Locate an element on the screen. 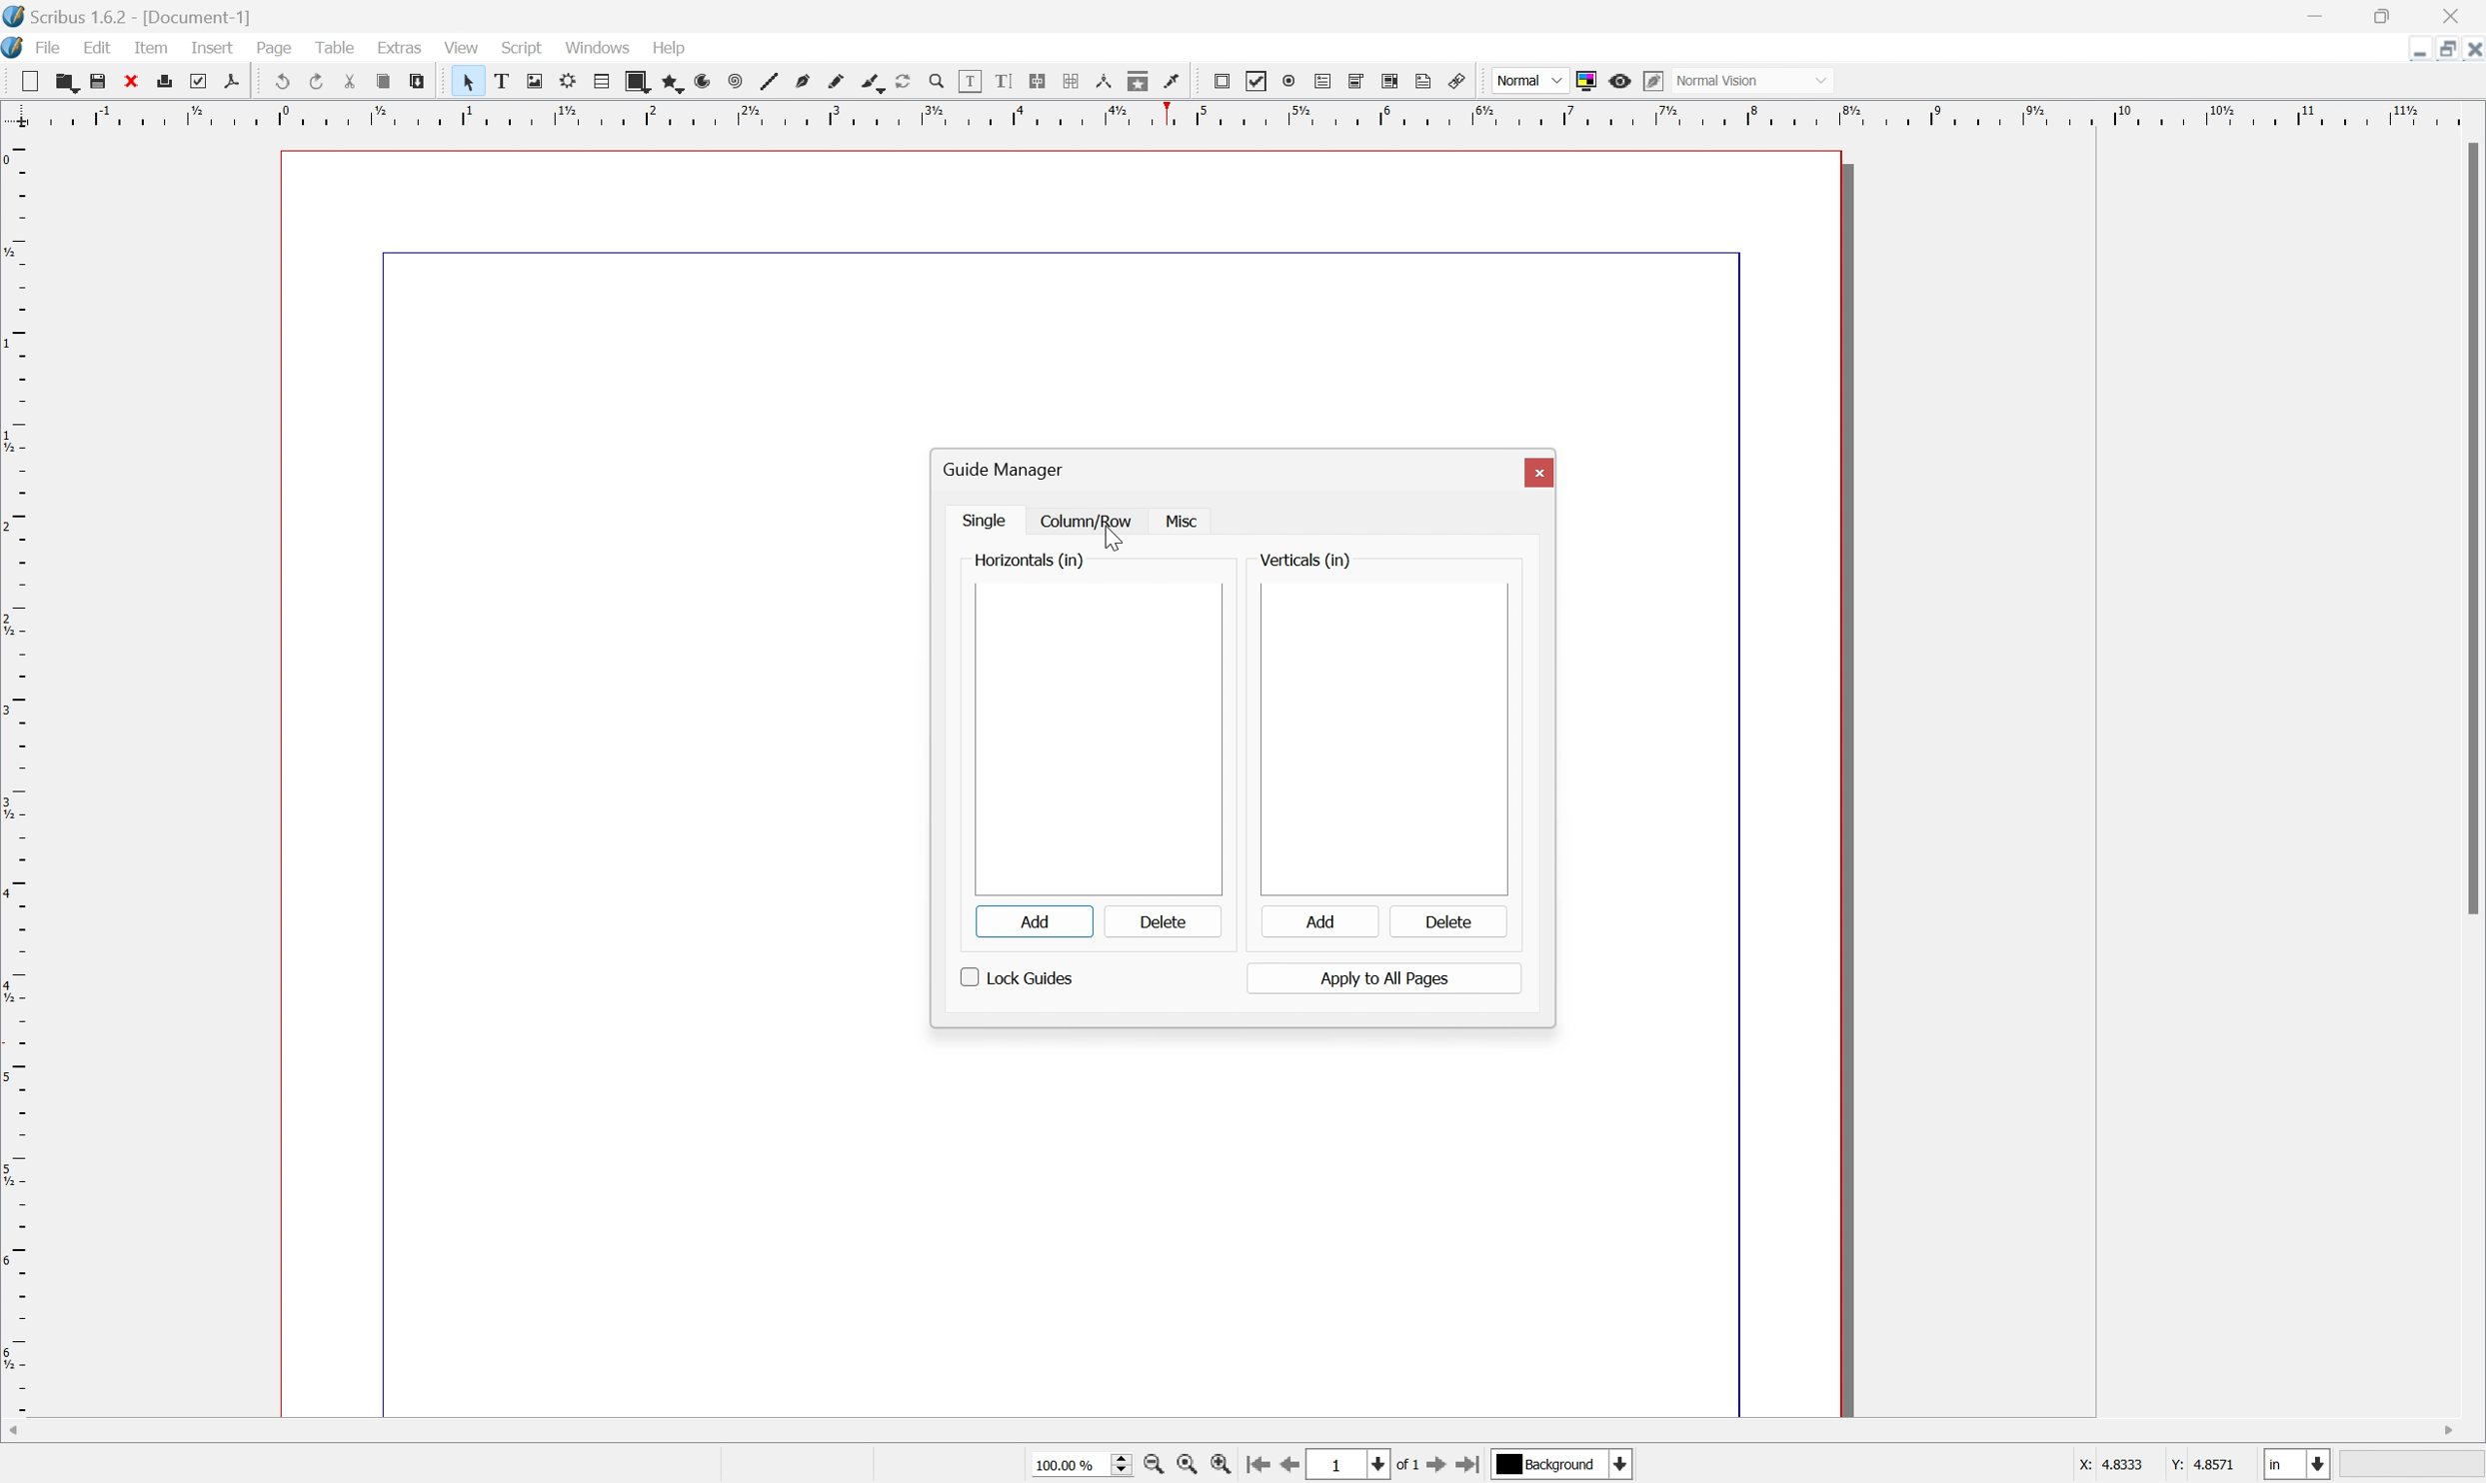 The height and width of the screenshot is (1483, 2486). redo is located at coordinates (316, 81).